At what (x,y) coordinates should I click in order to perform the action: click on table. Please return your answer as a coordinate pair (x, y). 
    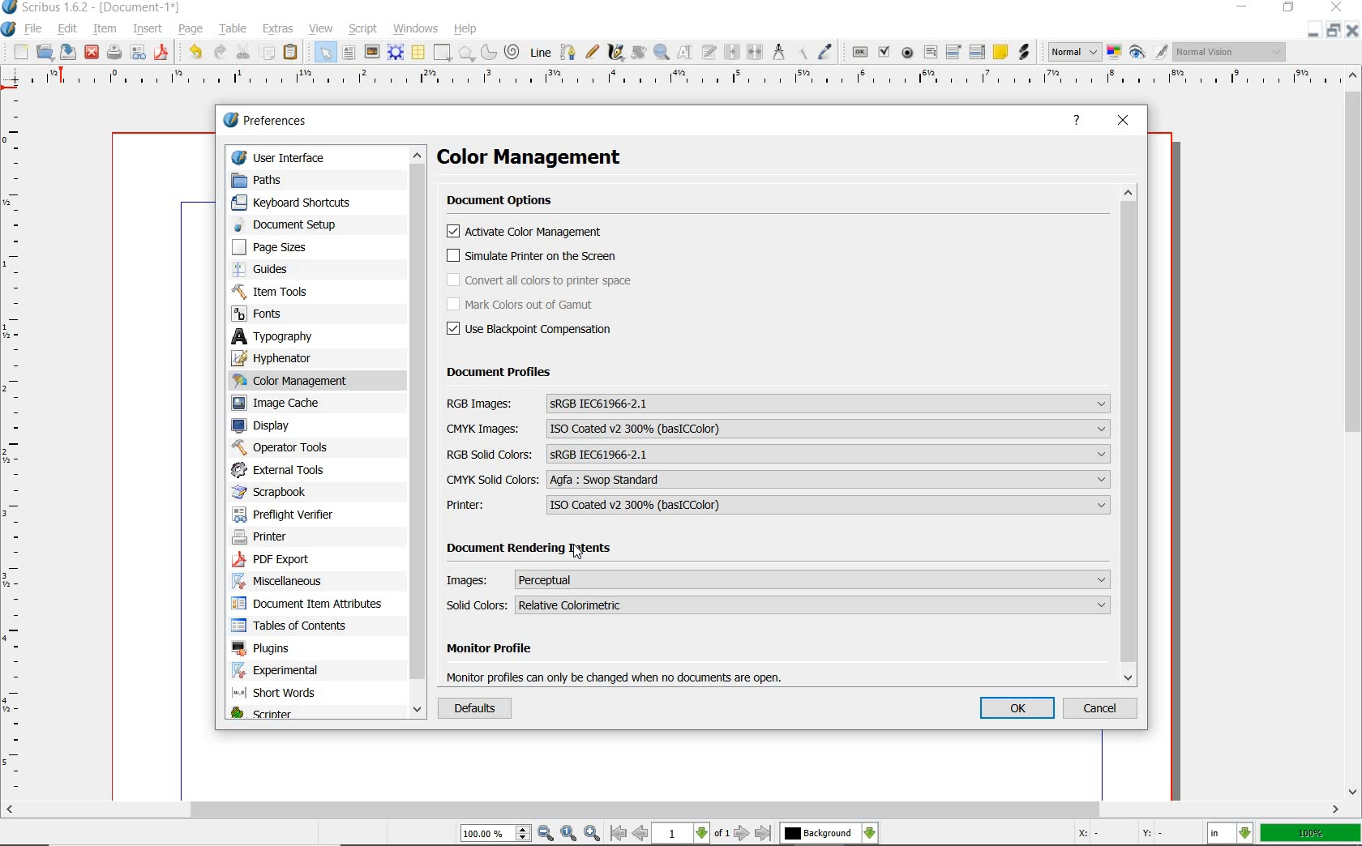
    Looking at the image, I should click on (233, 28).